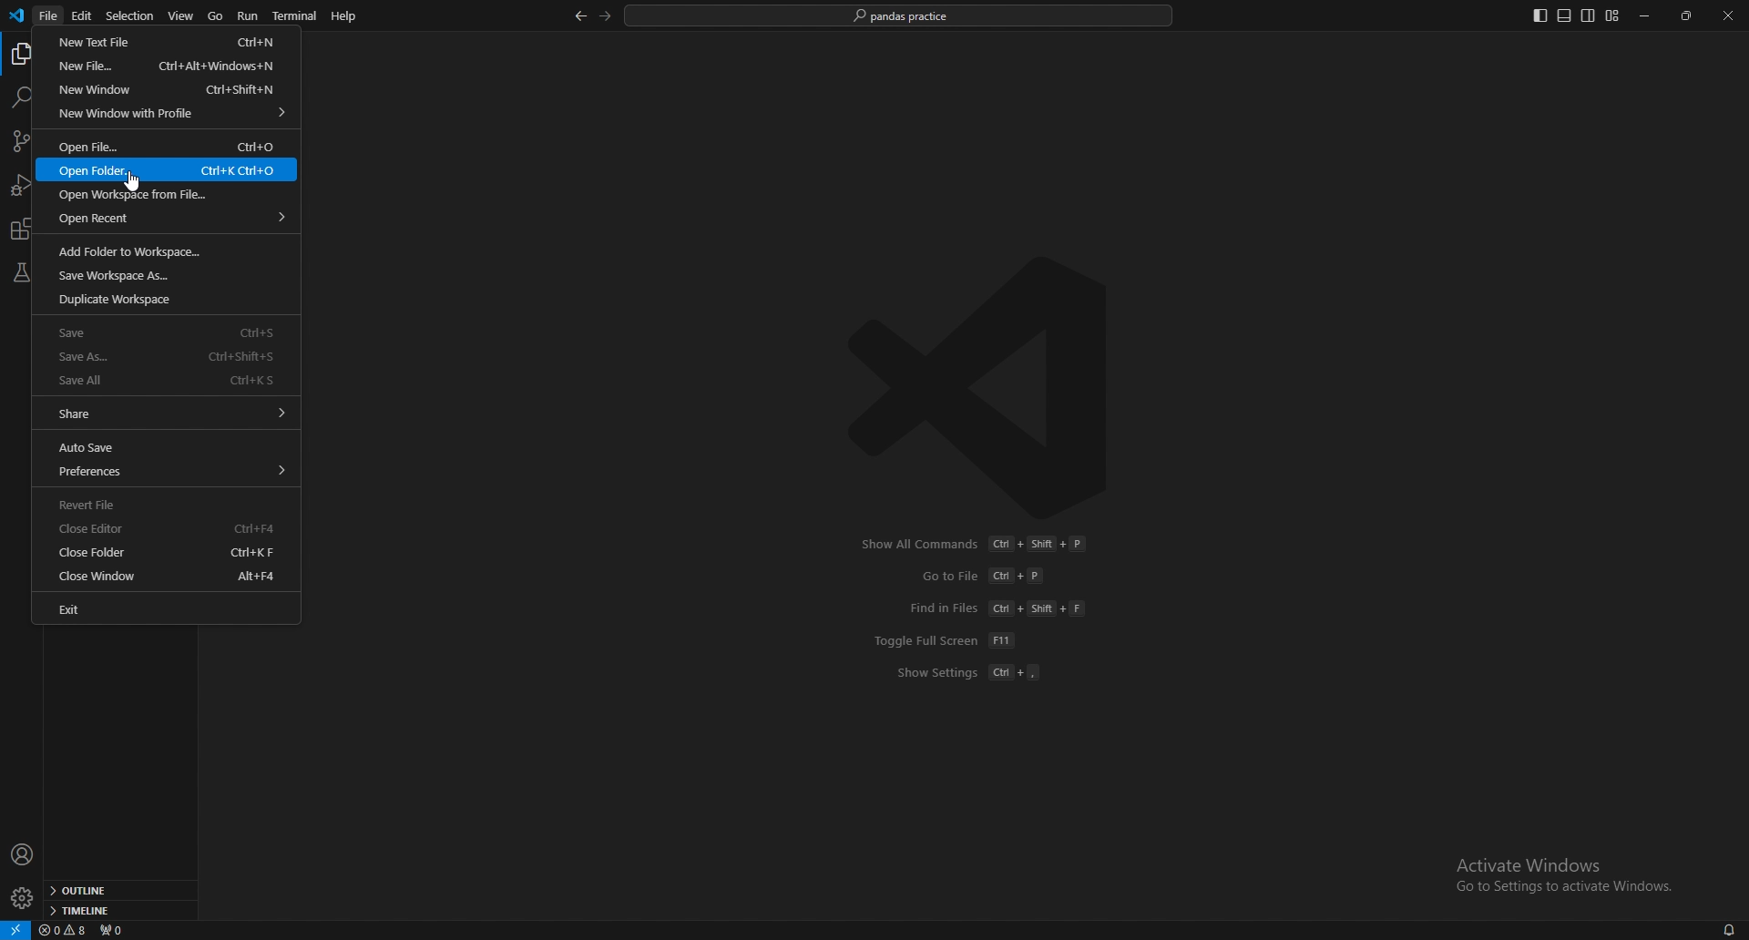  I want to click on auto save, so click(163, 447).